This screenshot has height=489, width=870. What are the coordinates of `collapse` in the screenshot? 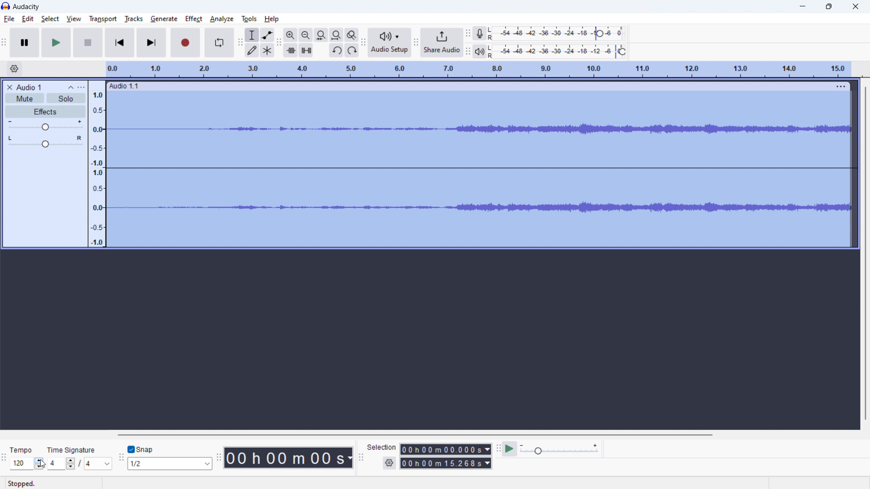 It's located at (71, 86).